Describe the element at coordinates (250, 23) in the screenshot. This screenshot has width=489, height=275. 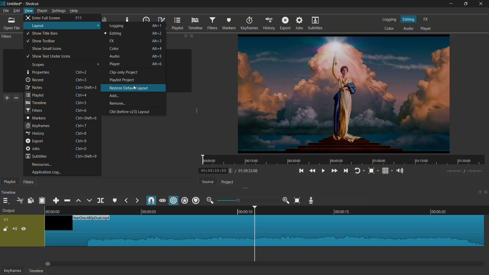
I see `keyframes` at that location.